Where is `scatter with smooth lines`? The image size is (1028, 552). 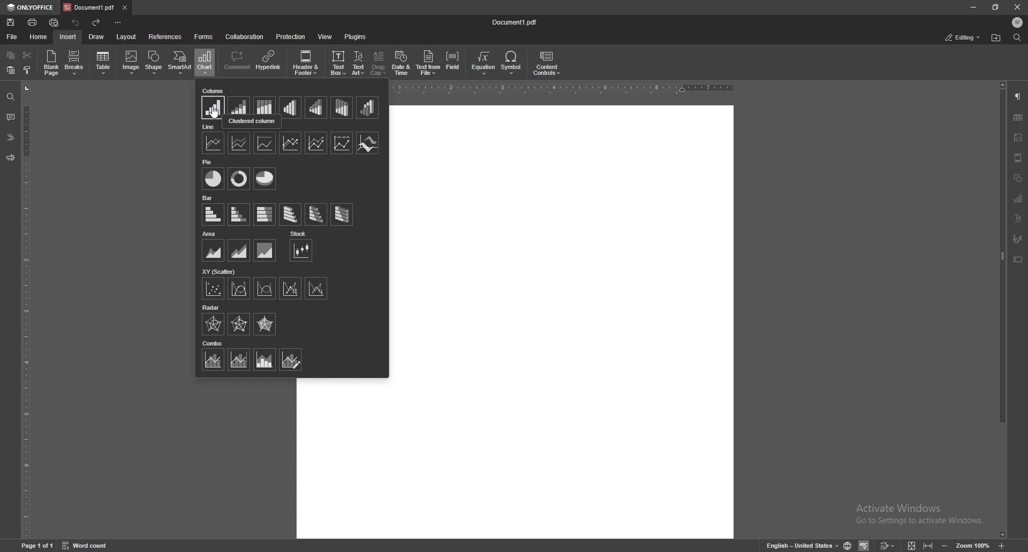 scatter with smooth lines is located at coordinates (265, 288).